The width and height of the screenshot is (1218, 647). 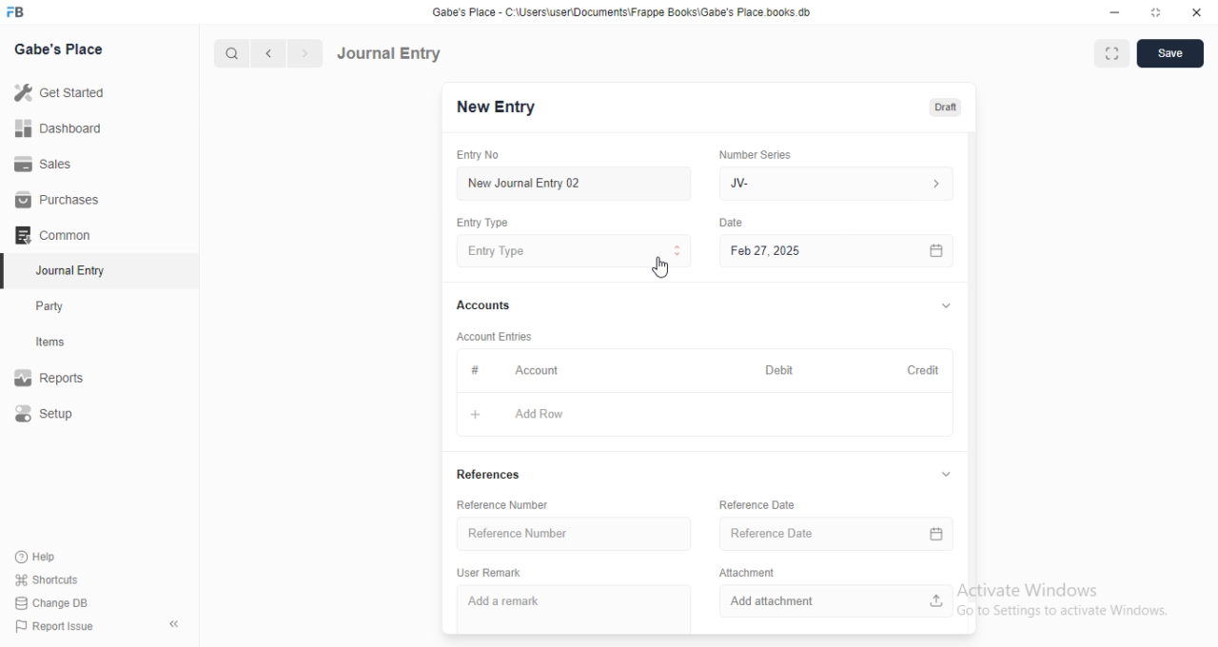 What do you see at coordinates (493, 336) in the screenshot?
I see `Account entries` at bounding box center [493, 336].